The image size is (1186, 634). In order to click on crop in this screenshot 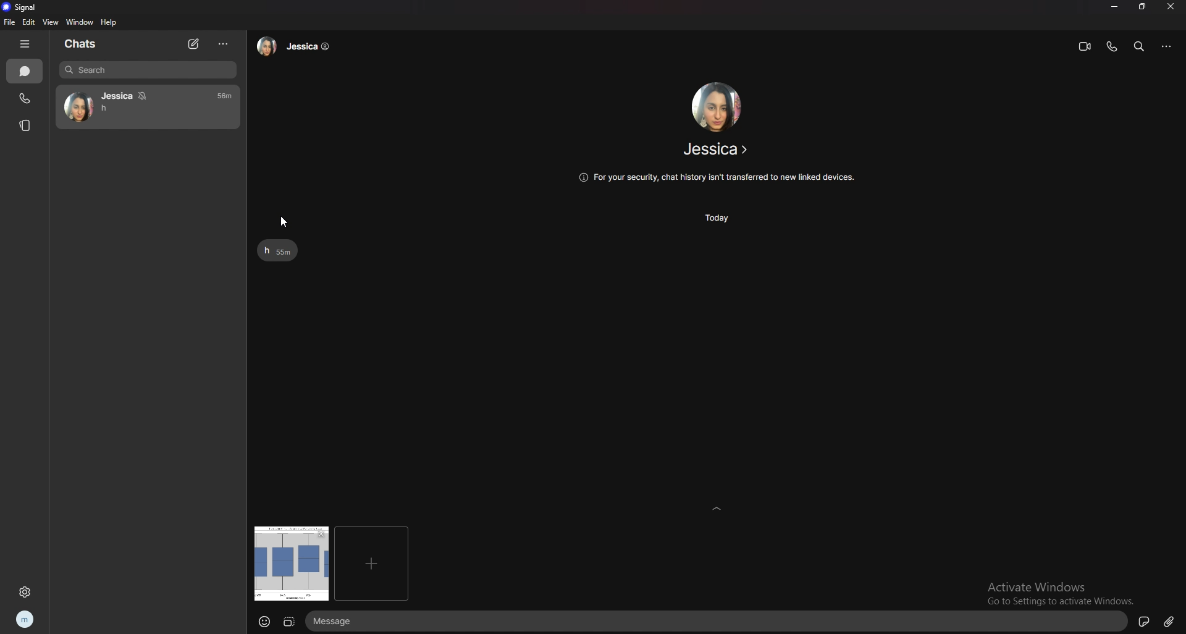, I will do `click(290, 620)`.